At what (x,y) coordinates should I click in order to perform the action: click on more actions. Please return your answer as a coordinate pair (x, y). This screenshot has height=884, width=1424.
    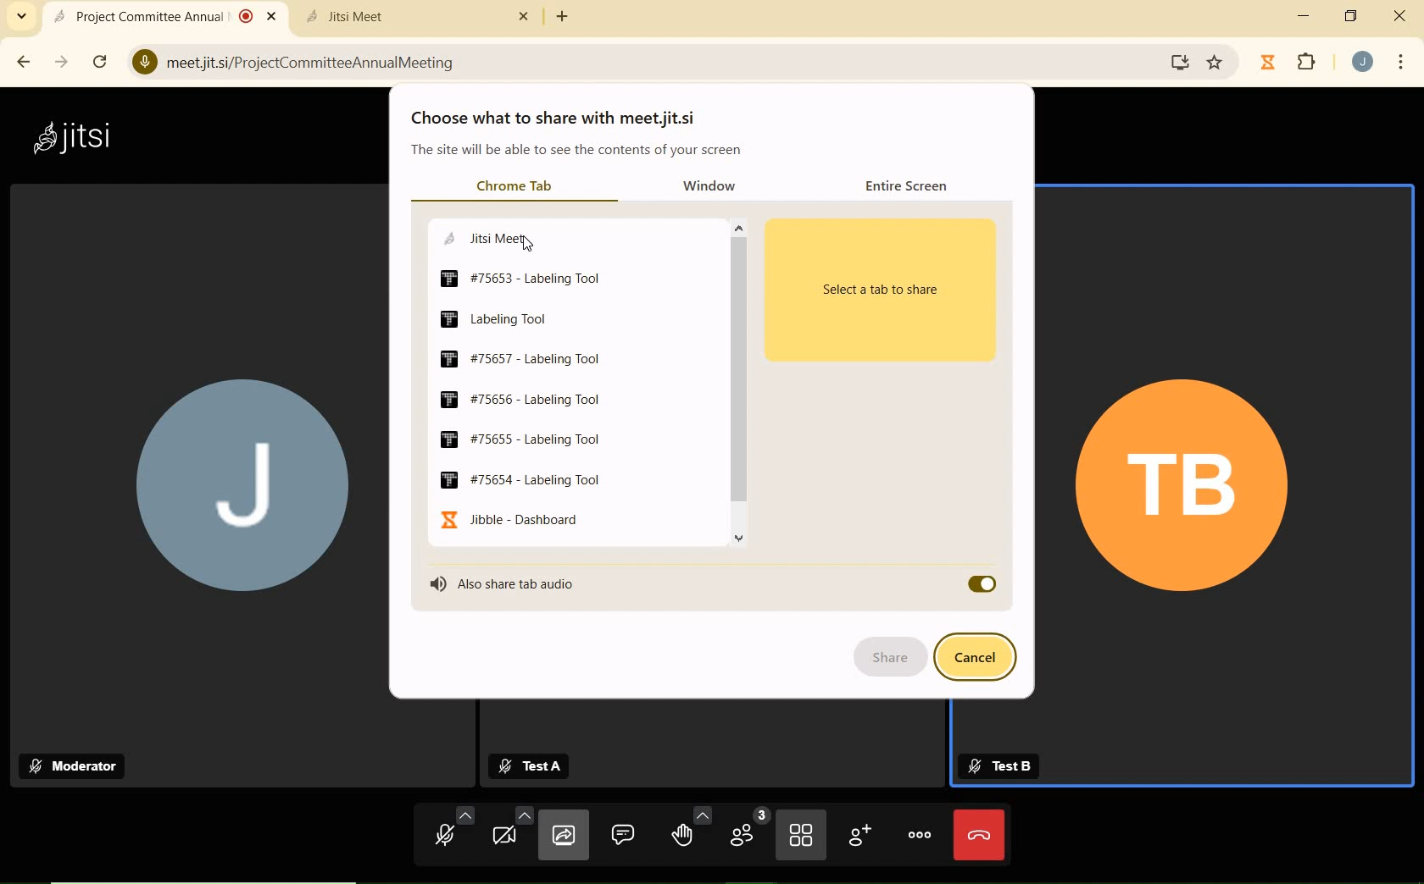
    Looking at the image, I should click on (920, 834).